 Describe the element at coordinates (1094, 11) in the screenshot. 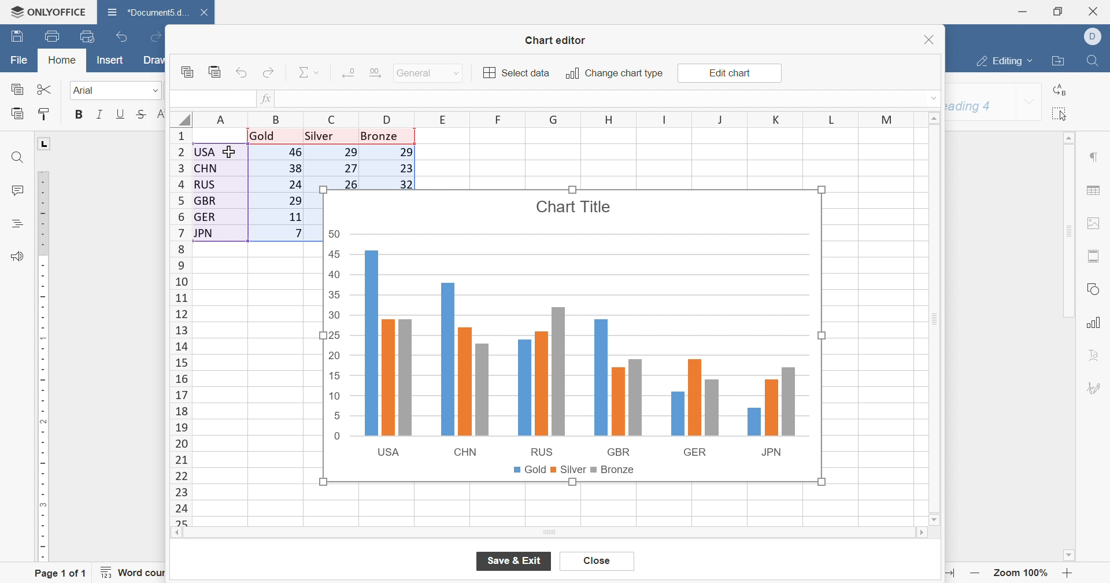

I see `close` at that location.